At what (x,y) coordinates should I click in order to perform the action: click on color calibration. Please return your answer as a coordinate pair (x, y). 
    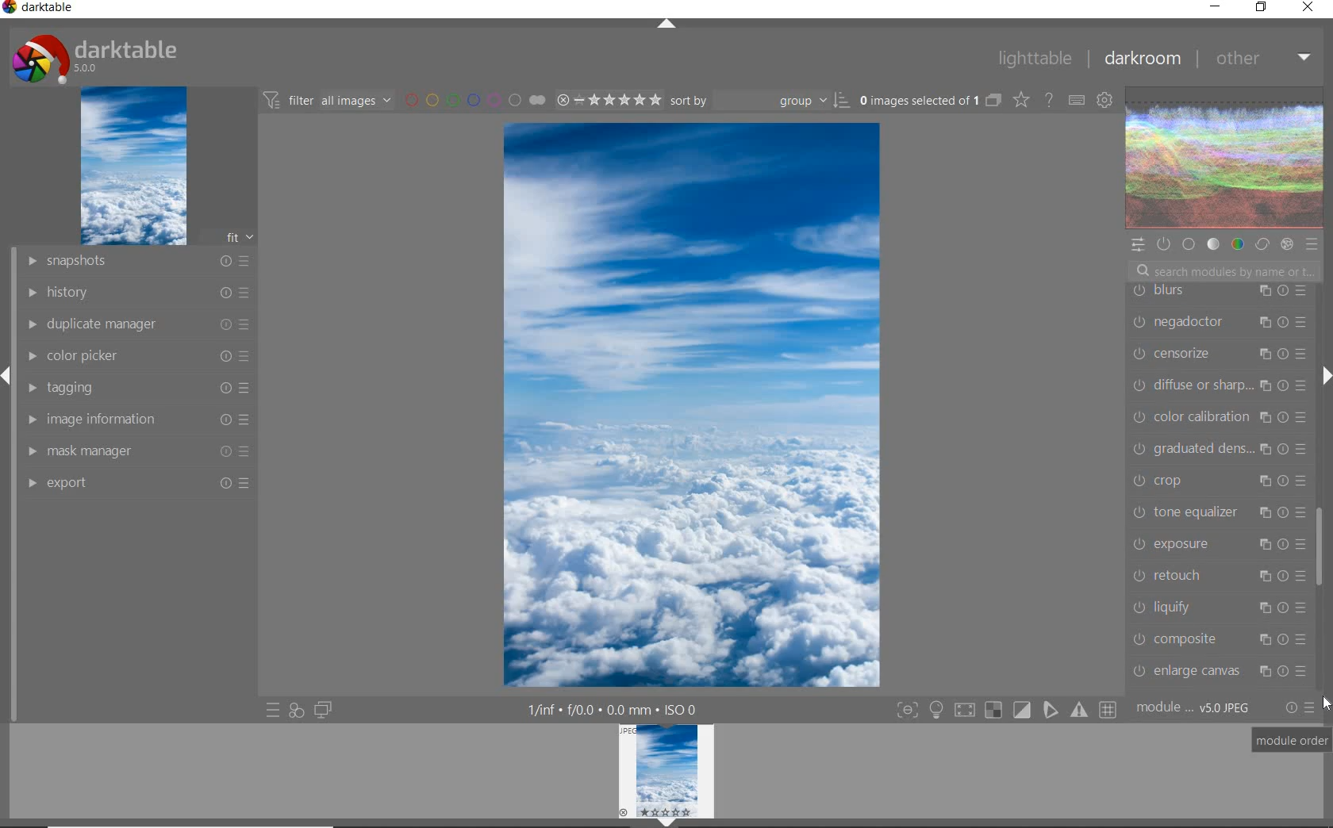
    Looking at the image, I should click on (1220, 417).